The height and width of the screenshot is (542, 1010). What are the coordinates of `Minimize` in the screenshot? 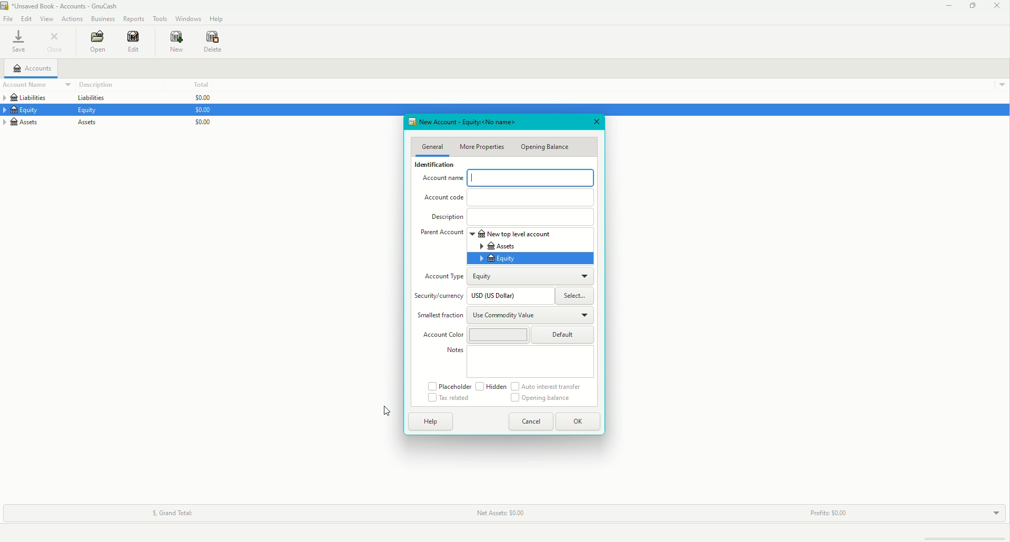 It's located at (946, 6).